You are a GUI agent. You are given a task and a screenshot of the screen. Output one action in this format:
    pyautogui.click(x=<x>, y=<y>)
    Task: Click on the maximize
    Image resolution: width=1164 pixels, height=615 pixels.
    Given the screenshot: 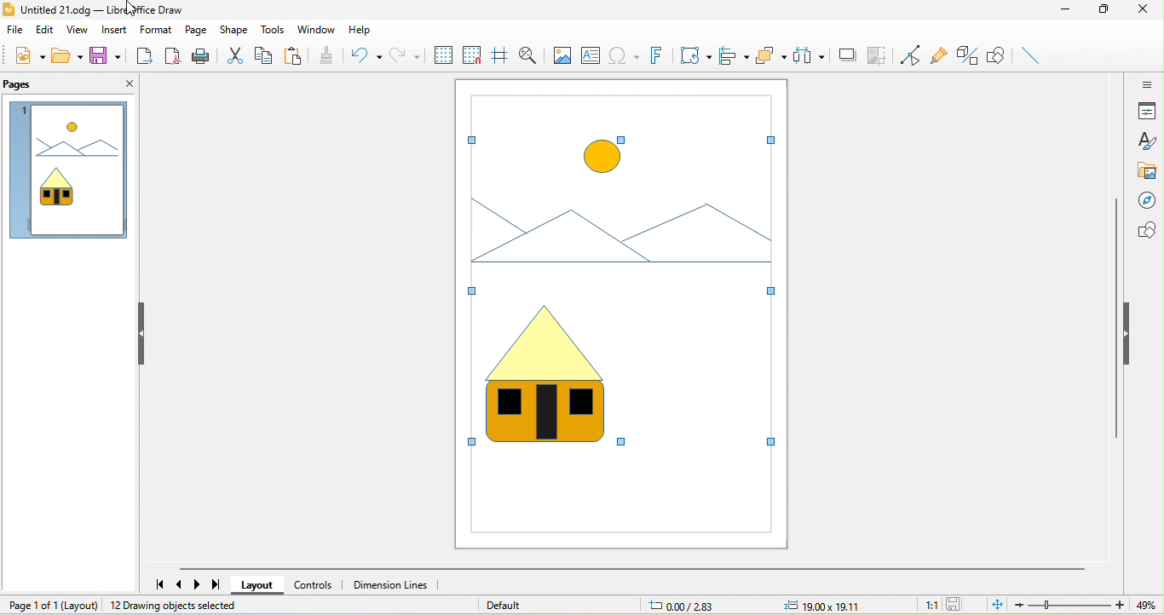 What is the action you would take?
    pyautogui.click(x=1102, y=13)
    